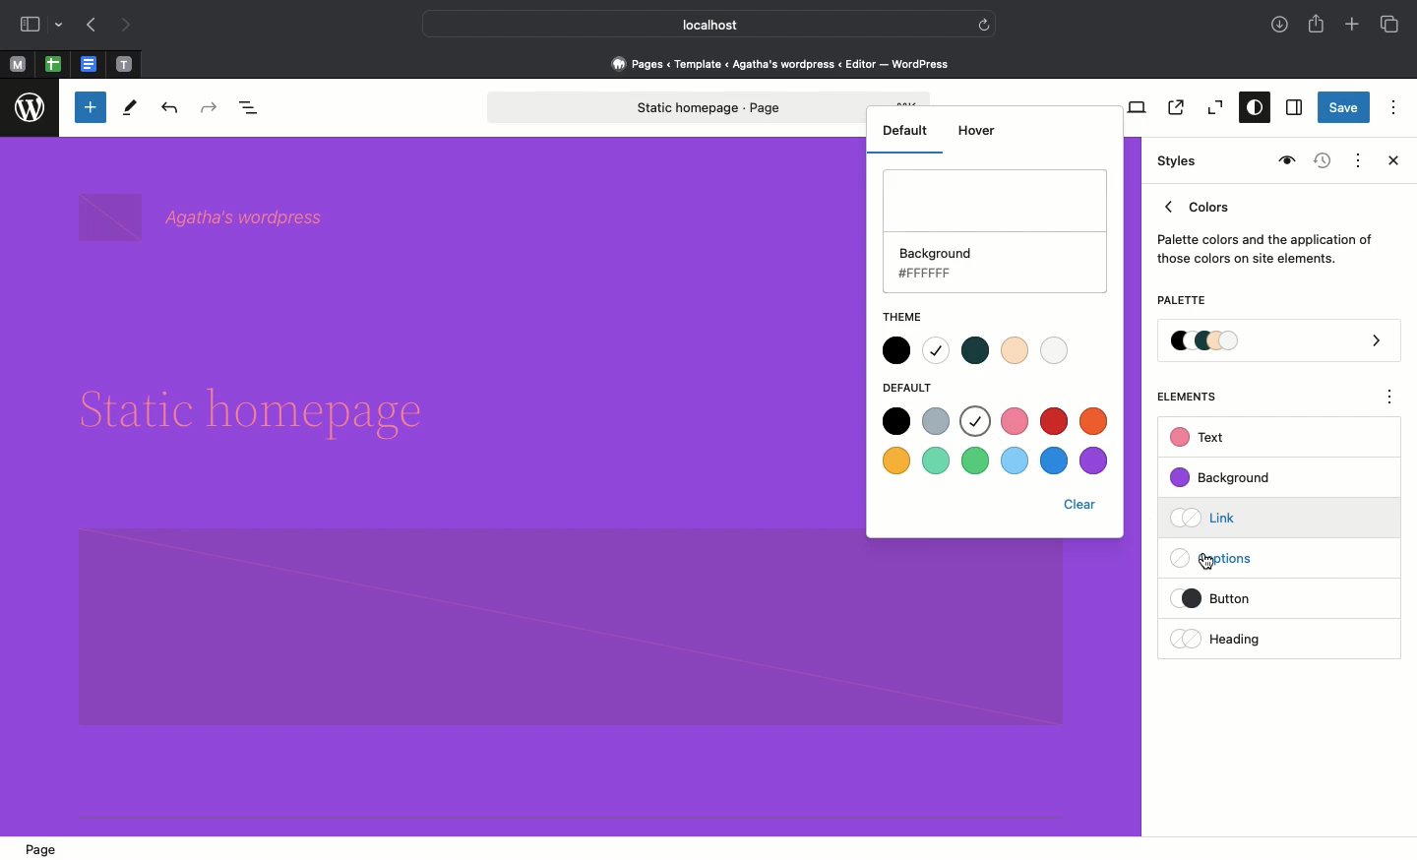  What do you see at coordinates (30, 25) in the screenshot?
I see `Sidebar` at bounding box center [30, 25].